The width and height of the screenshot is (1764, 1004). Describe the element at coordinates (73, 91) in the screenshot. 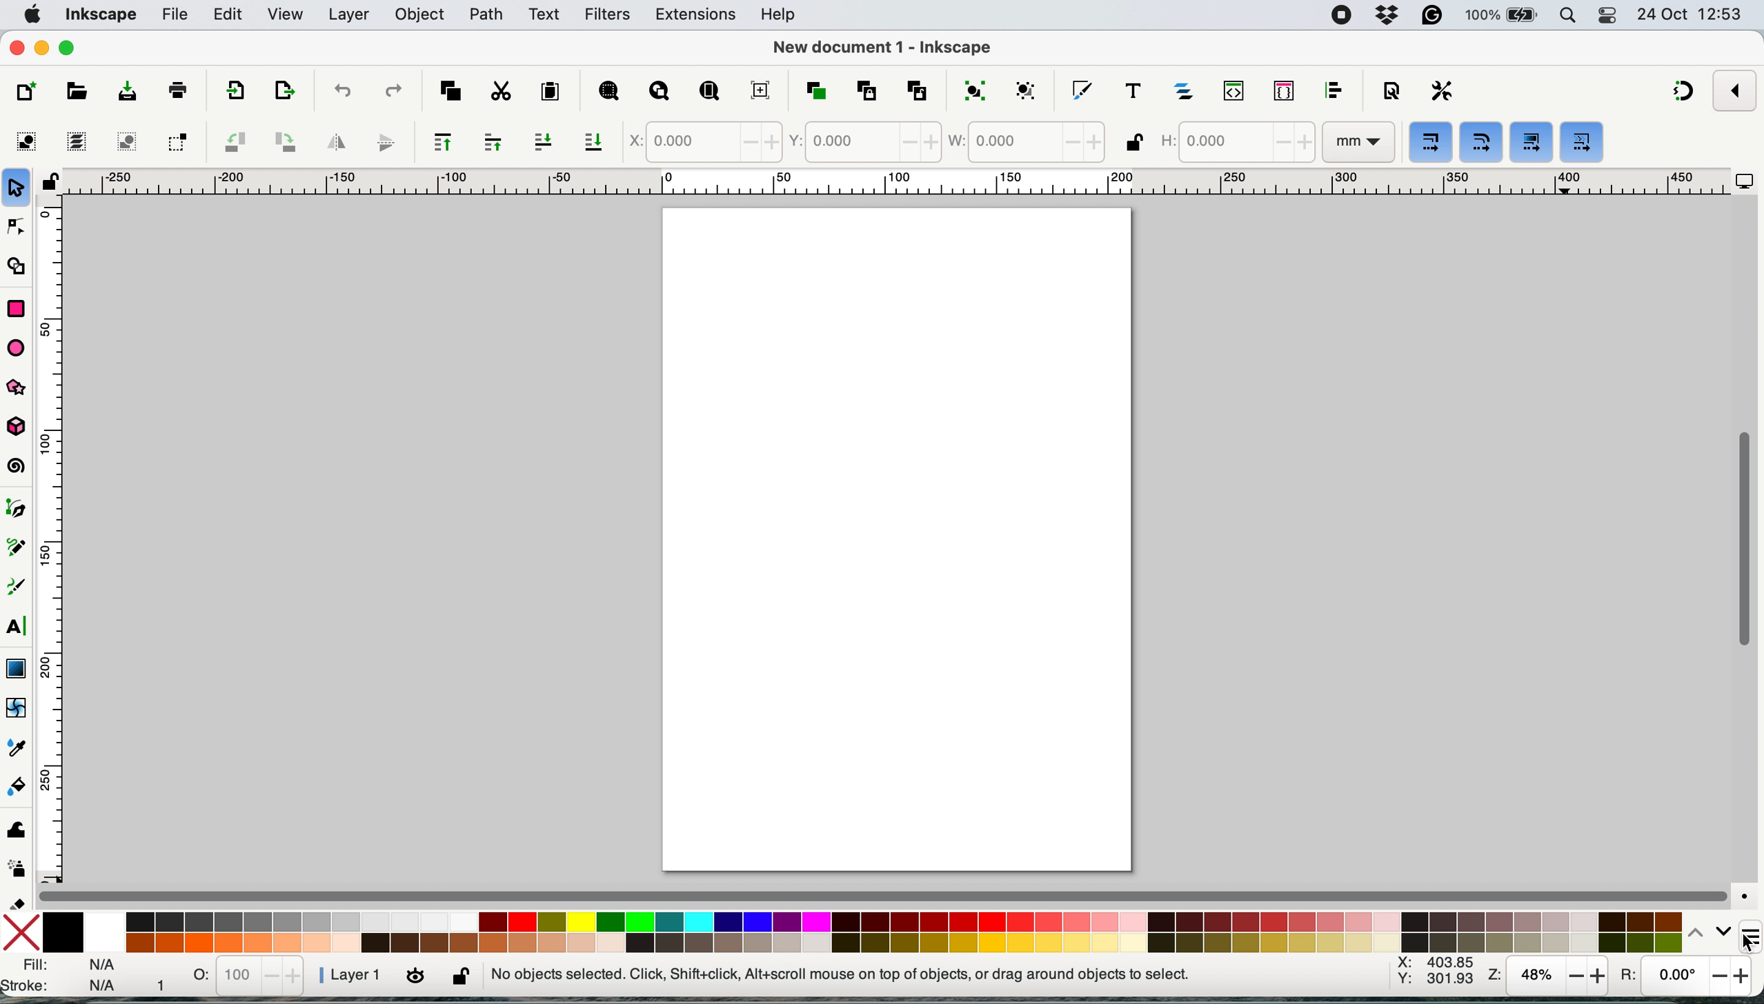

I see `open` at that location.